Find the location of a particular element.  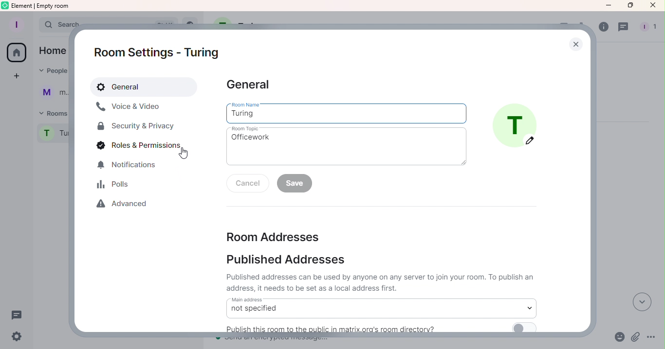

people is located at coordinates (648, 27).